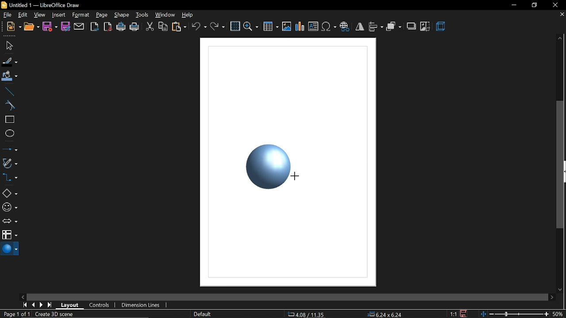  What do you see at coordinates (287, 26) in the screenshot?
I see `insert image` at bounding box center [287, 26].